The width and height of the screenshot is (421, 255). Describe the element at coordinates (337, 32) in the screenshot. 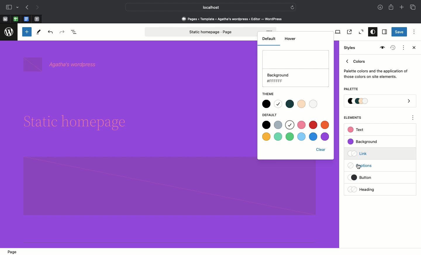

I see `View` at that location.